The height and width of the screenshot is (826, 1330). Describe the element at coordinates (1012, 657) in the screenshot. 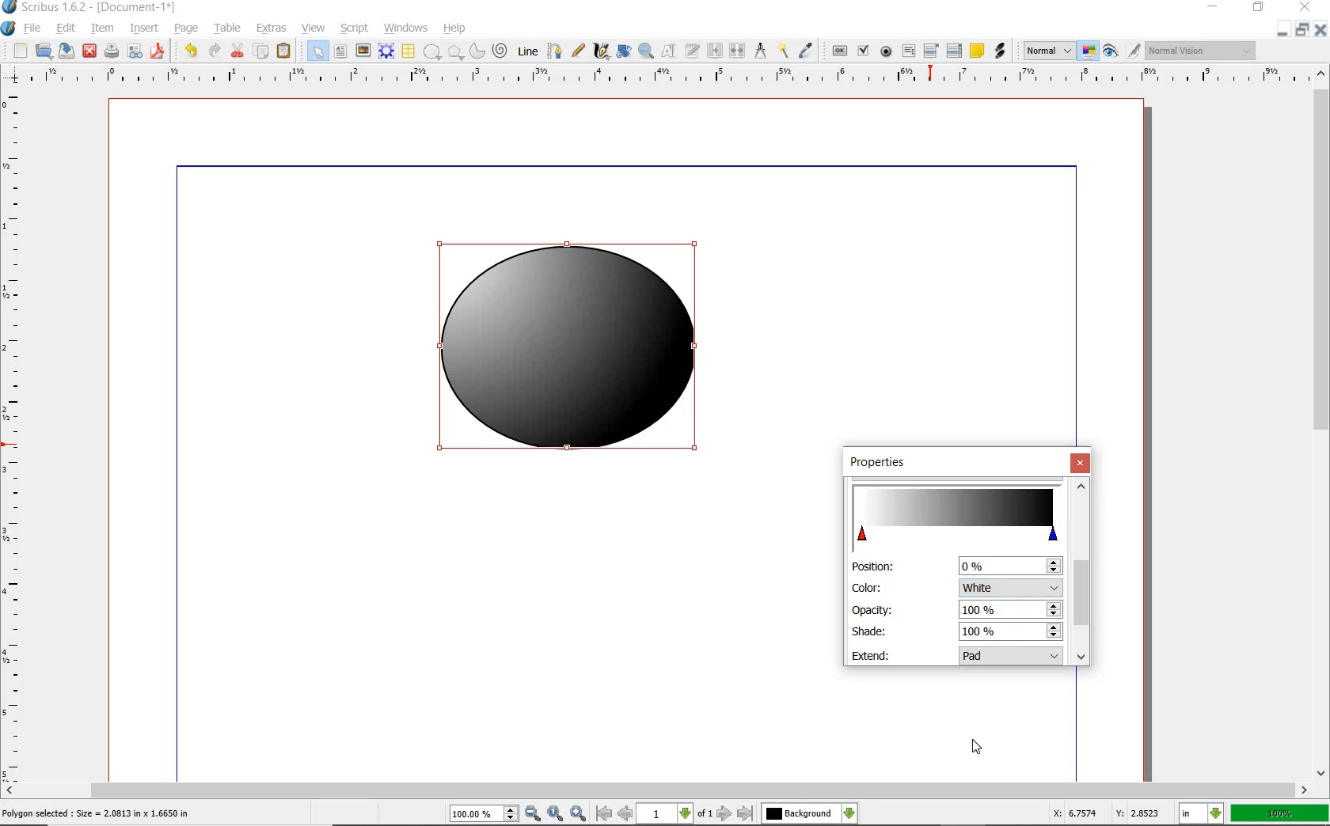

I see `extend` at that location.